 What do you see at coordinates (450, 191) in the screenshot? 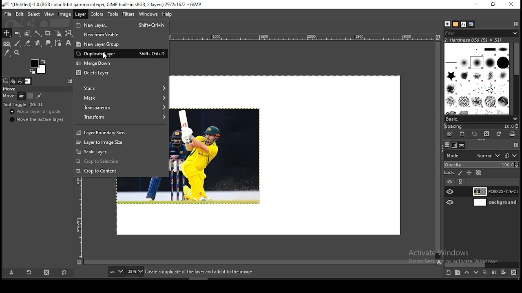
I see `layer visibility on/off` at bounding box center [450, 191].